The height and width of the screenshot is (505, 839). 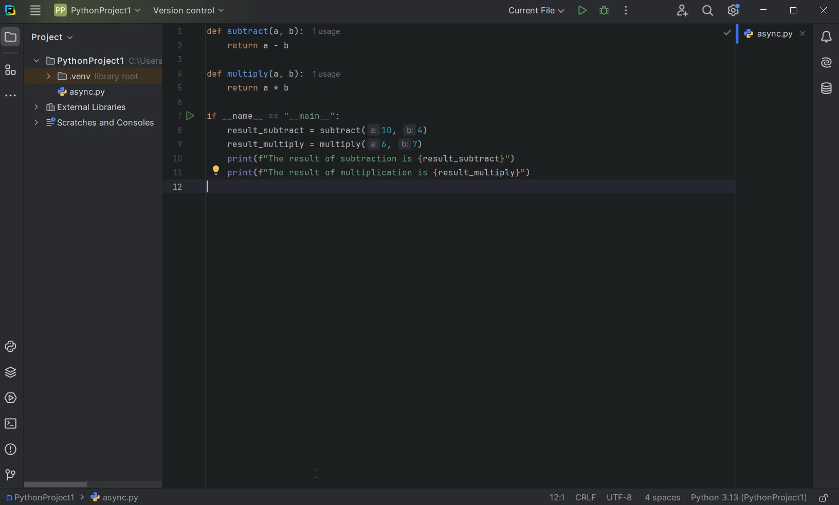 What do you see at coordinates (96, 10) in the screenshot?
I see `project name` at bounding box center [96, 10].